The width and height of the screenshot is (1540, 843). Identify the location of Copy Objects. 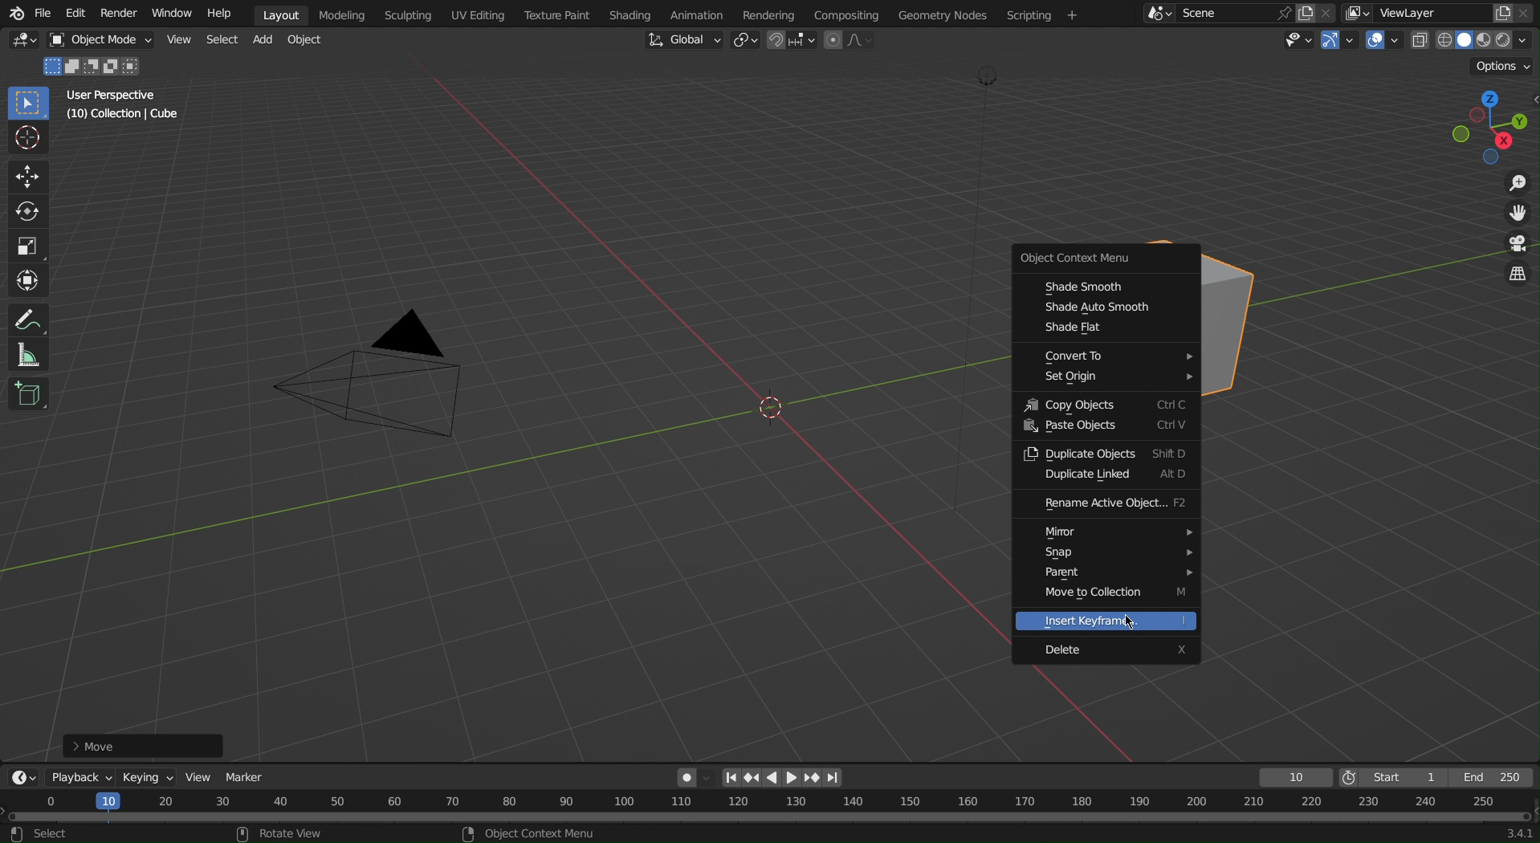
(1104, 403).